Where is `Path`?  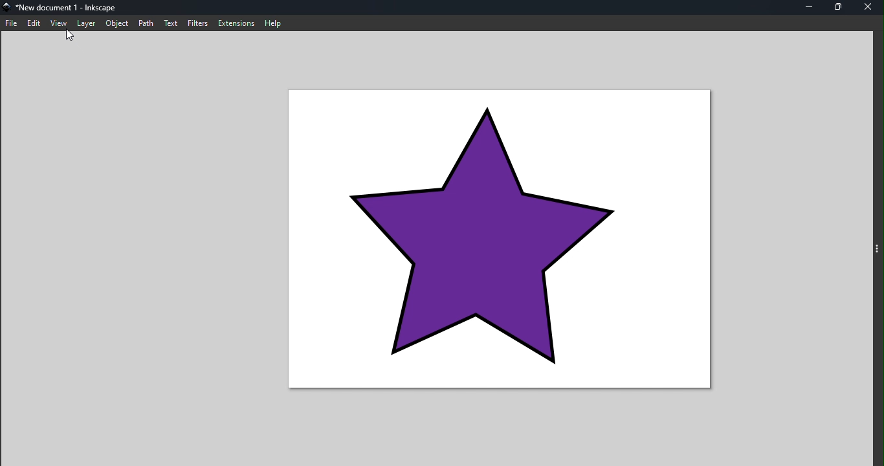
Path is located at coordinates (145, 21).